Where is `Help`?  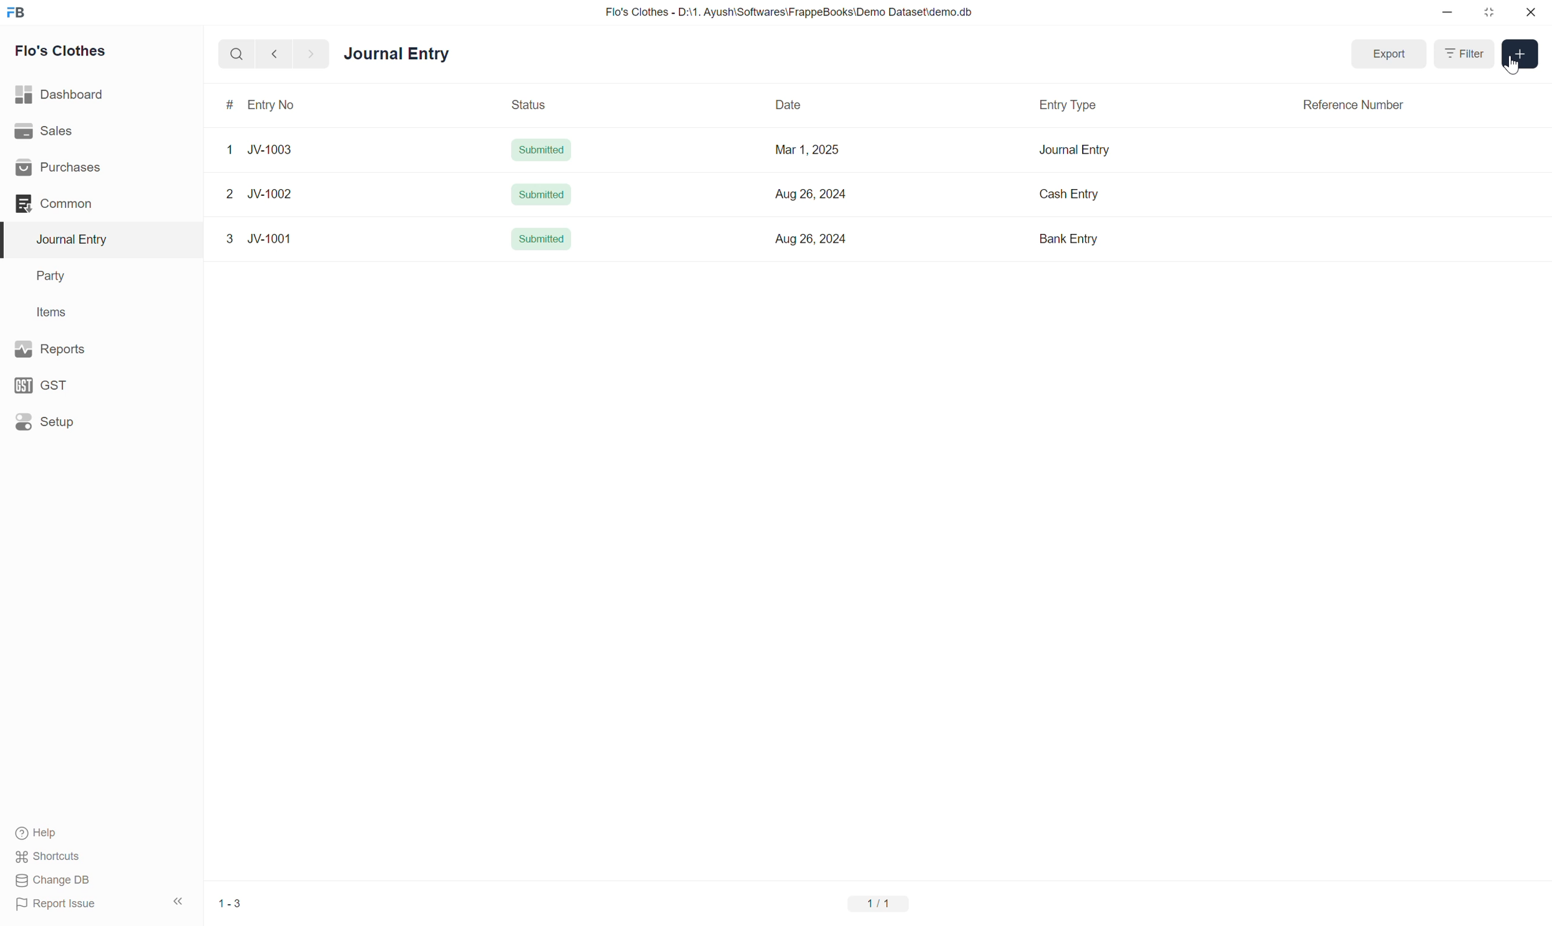 Help is located at coordinates (39, 834).